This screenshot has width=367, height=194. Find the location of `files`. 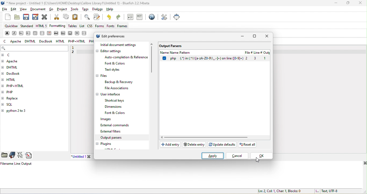

files is located at coordinates (102, 76).